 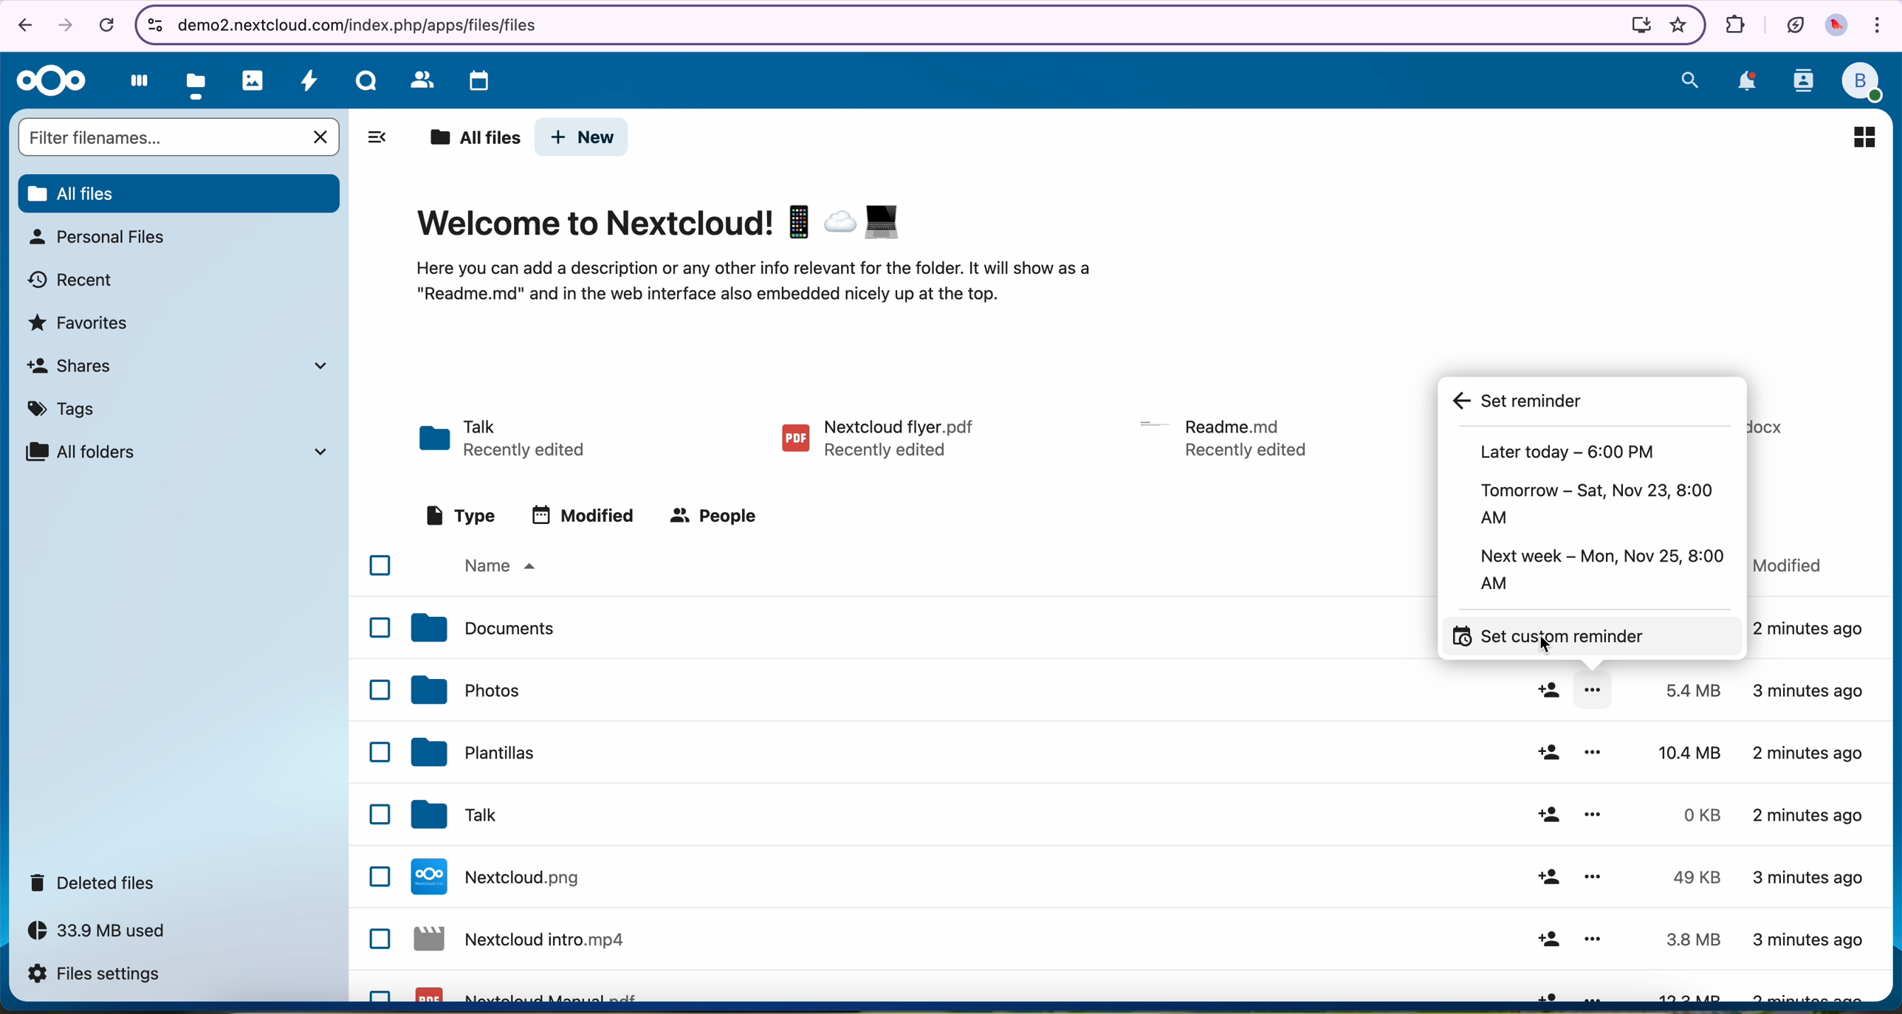 What do you see at coordinates (1811, 751) in the screenshot?
I see `2 minutes ago` at bounding box center [1811, 751].